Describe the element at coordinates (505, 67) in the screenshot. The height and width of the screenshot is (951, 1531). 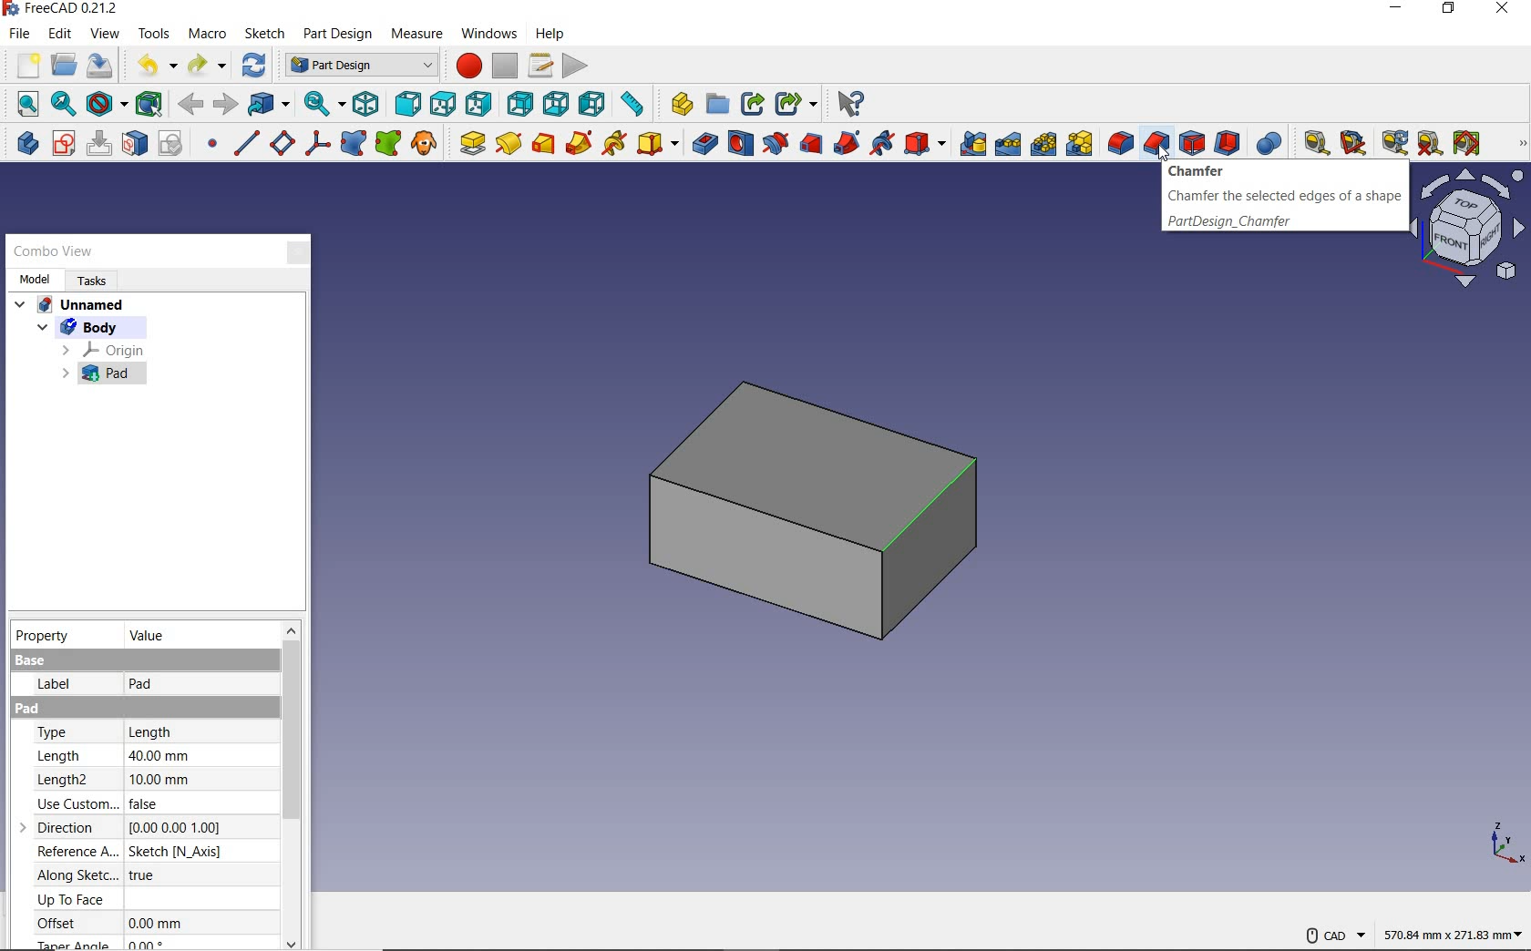
I see `stop macro recording` at that location.